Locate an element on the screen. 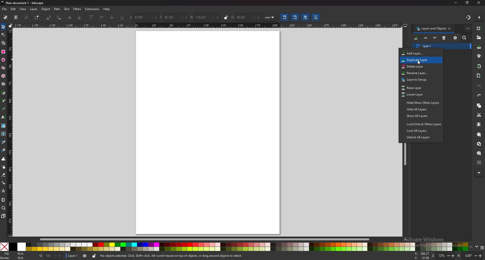 This screenshot has width=485, height=260. layer to group is located at coordinates (419, 79).